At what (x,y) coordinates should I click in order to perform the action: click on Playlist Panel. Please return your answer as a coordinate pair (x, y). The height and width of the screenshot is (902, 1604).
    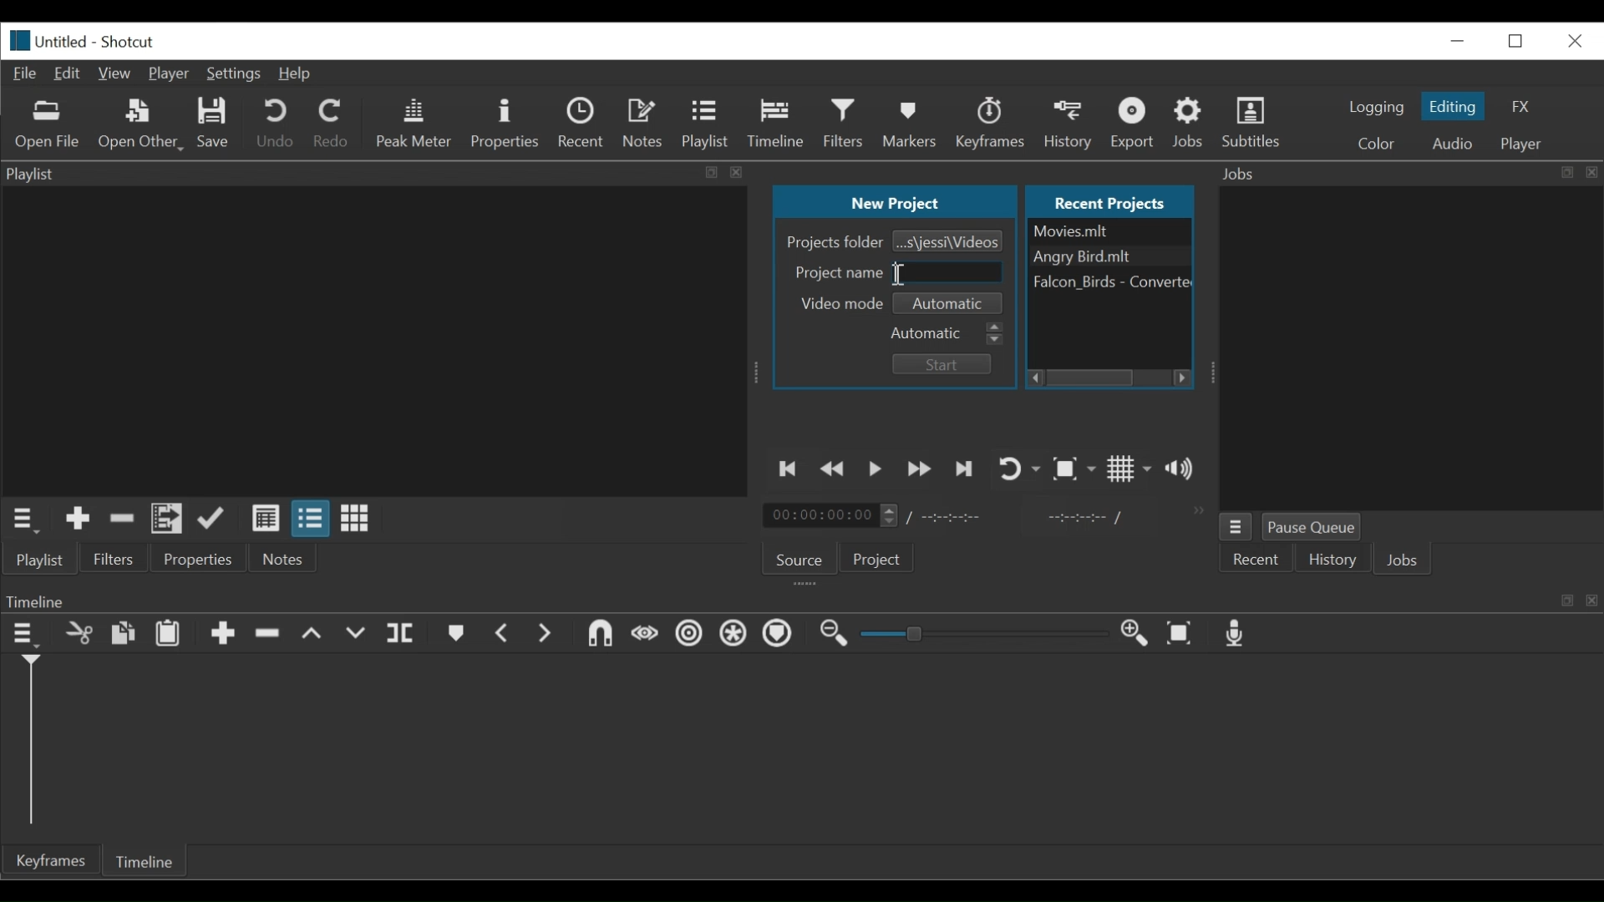
    Looking at the image, I should click on (374, 174).